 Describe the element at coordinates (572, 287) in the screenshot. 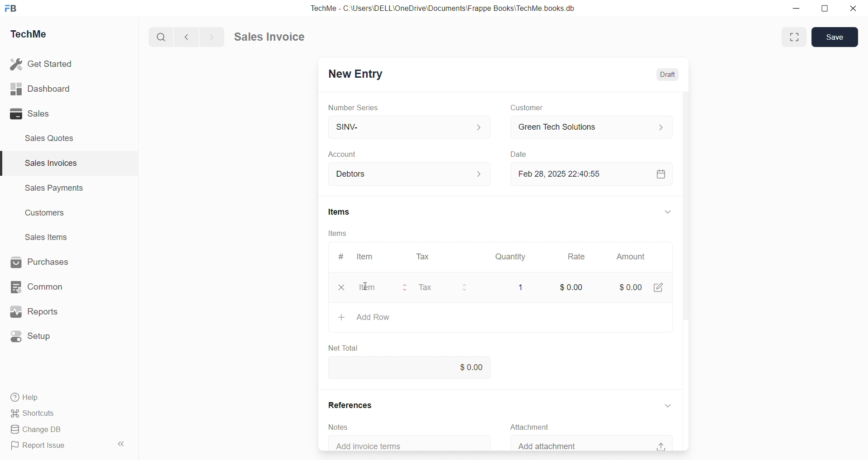

I see `$0.00` at that location.